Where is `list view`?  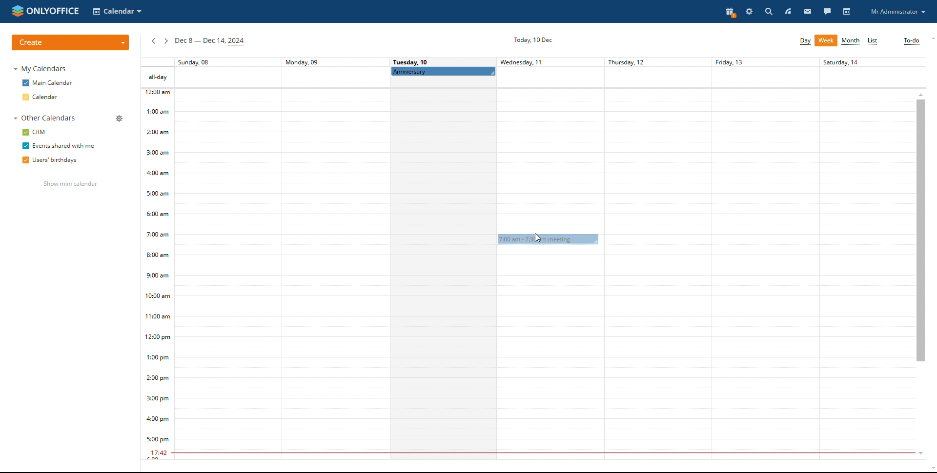 list view is located at coordinates (874, 41).